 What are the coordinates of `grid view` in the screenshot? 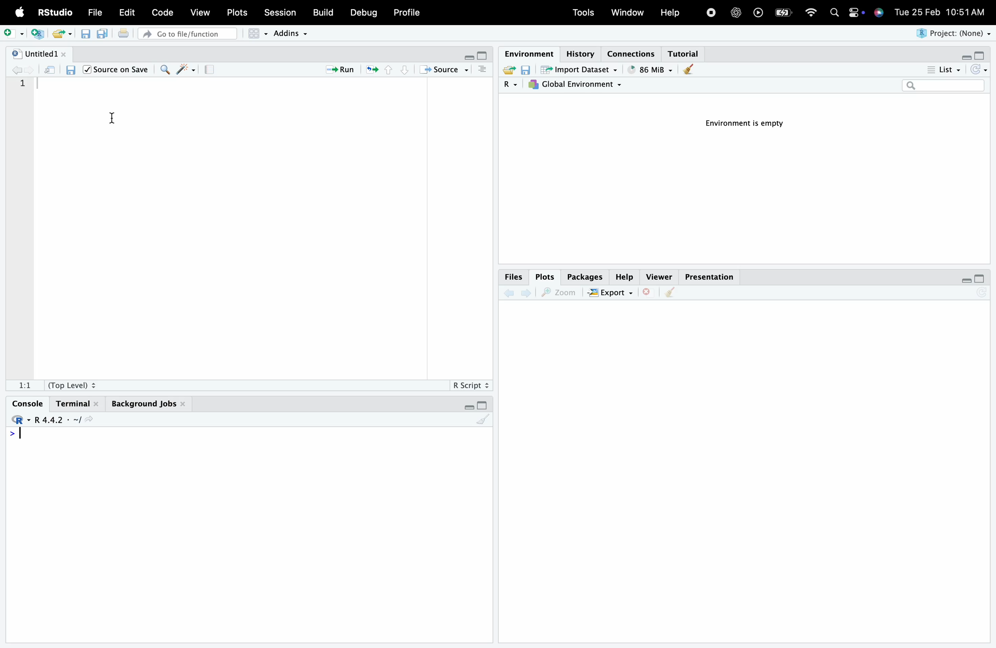 It's located at (254, 35).